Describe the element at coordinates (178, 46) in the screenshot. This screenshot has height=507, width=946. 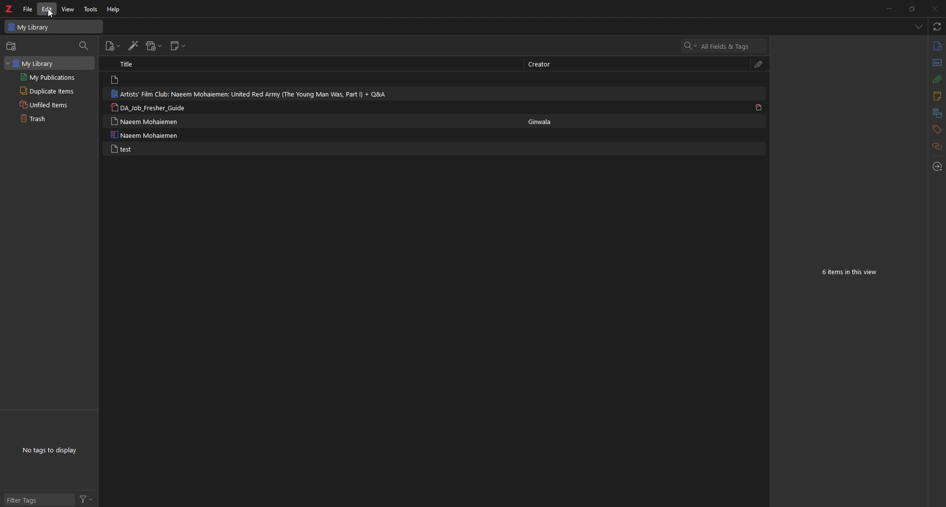
I see `new note` at that location.